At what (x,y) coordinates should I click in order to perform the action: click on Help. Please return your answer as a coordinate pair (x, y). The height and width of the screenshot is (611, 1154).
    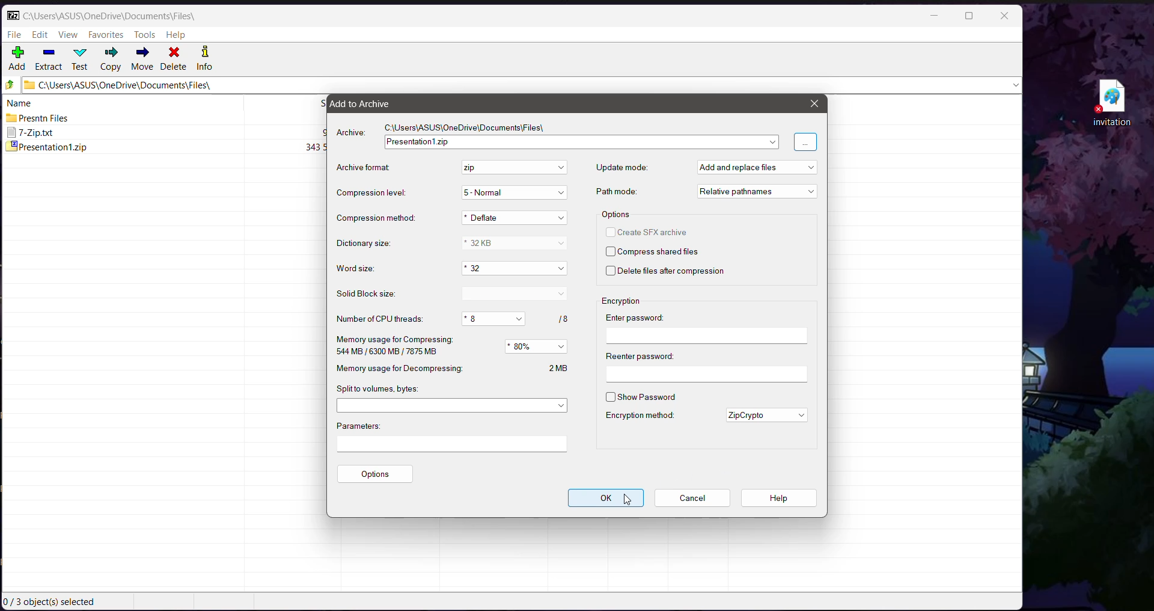
    Looking at the image, I should click on (779, 498).